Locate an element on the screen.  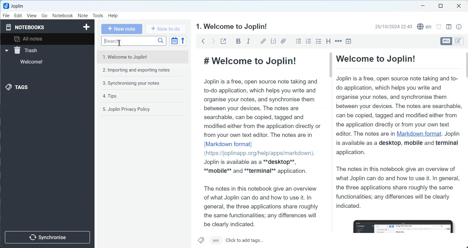
joplin logo is located at coordinates (6, 6).